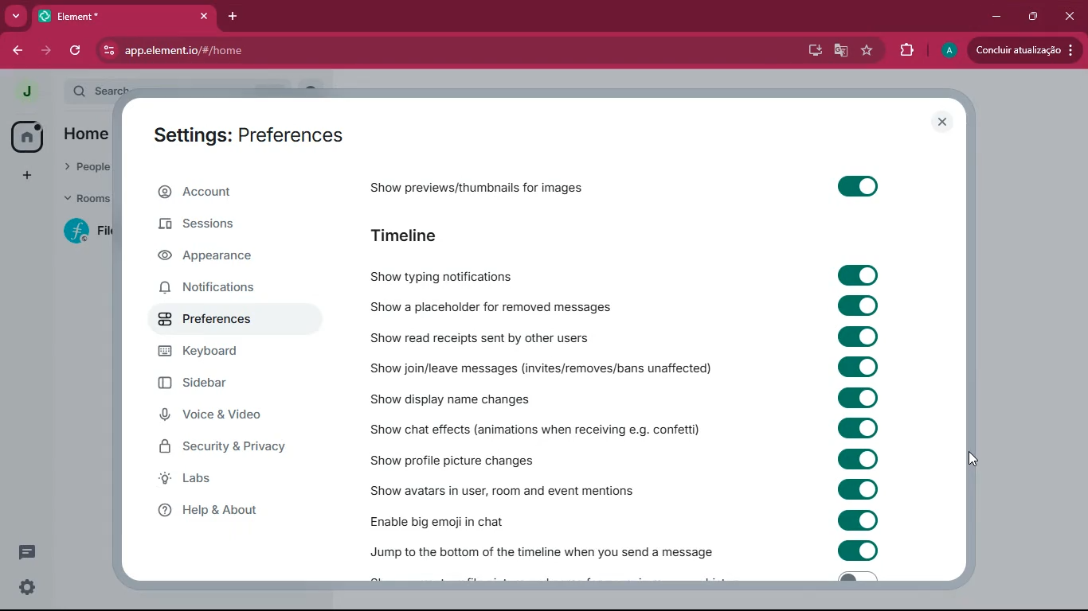  What do you see at coordinates (560, 365) in the screenshot?
I see `show join / leave messages (invites/removes/ban unaffected)` at bounding box center [560, 365].